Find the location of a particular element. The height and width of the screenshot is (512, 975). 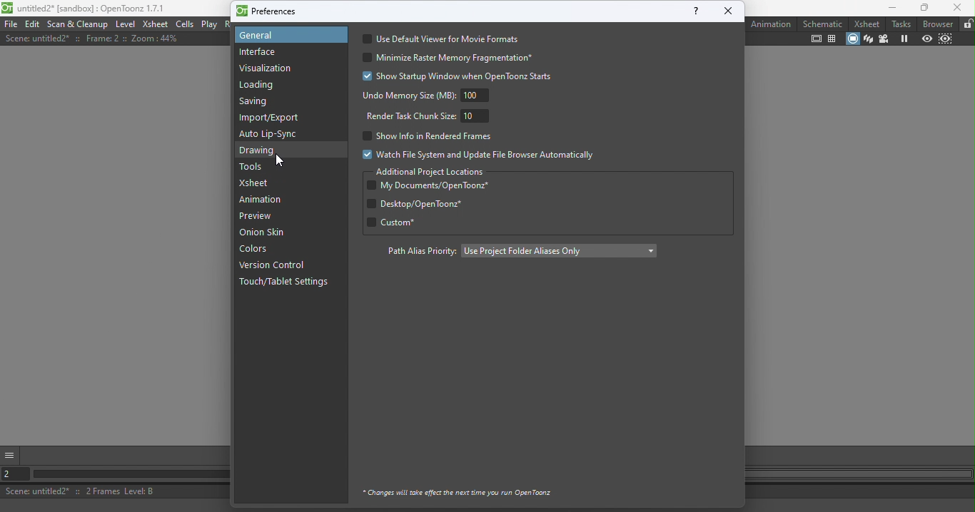

colors is located at coordinates (258, 250).